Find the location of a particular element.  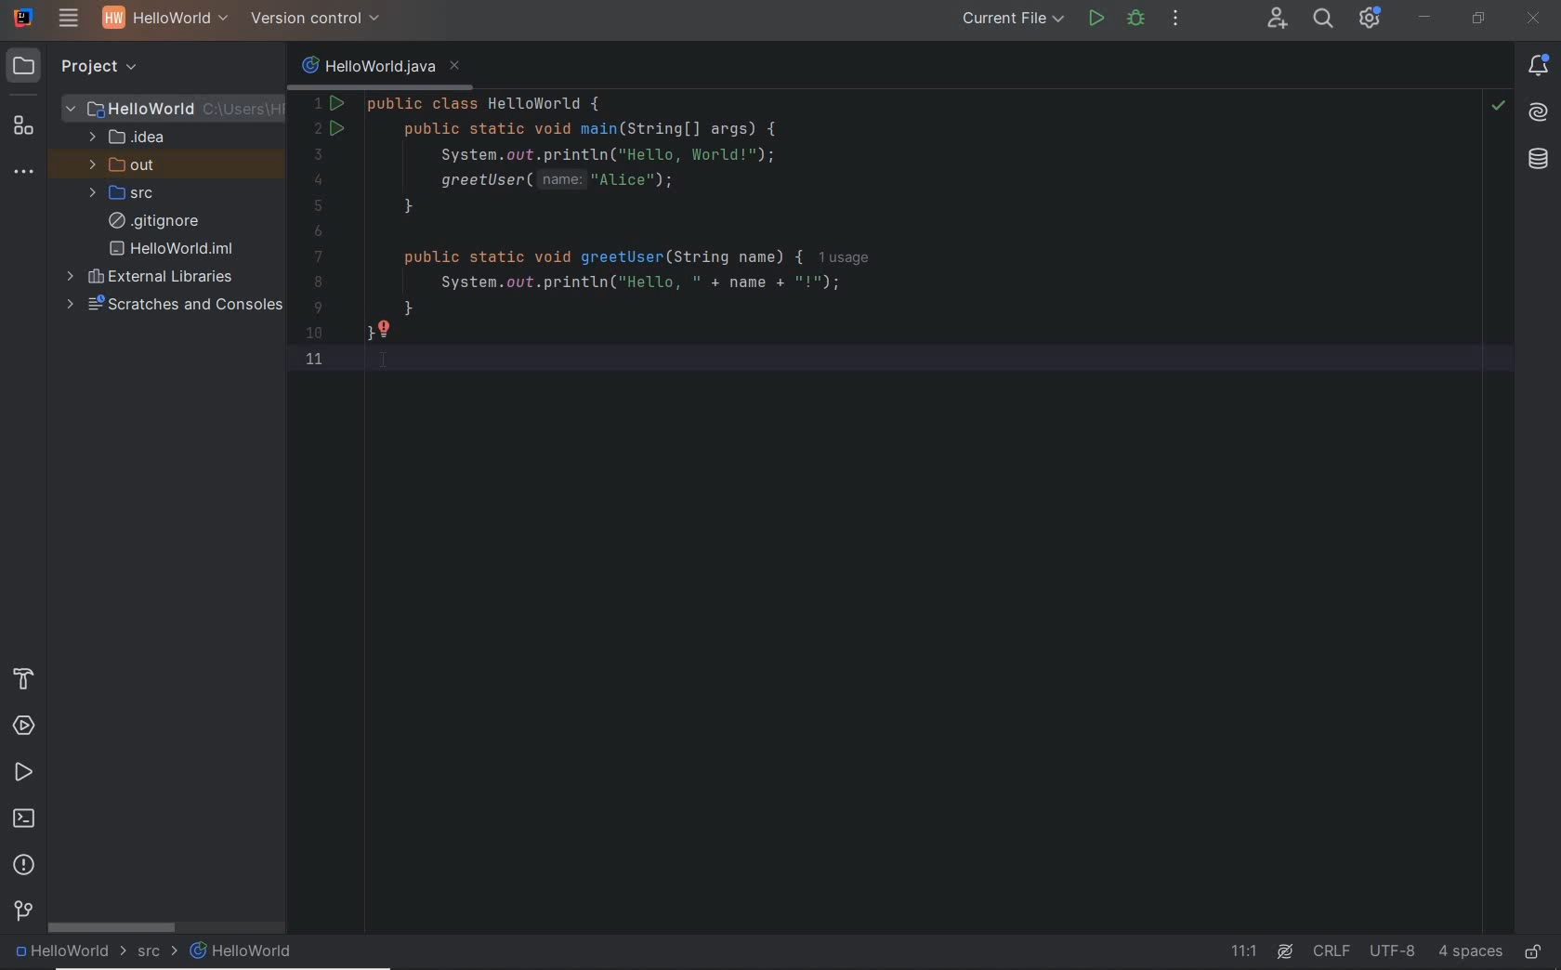

external libraries is located at coordinates (151, 278).